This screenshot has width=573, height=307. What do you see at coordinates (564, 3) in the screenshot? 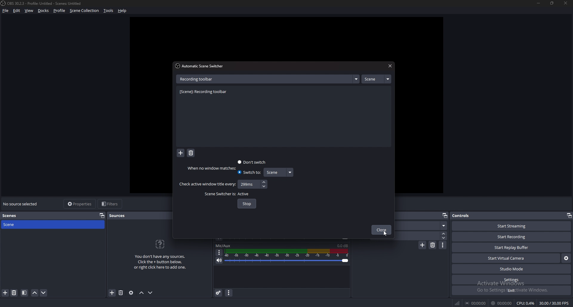
I see `close` at bounding box center [564, 3].